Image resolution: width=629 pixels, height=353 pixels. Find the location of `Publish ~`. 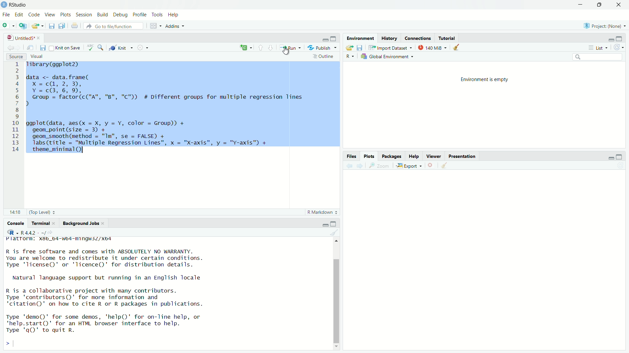

Publish ~ is located at coordinates (322, 48).